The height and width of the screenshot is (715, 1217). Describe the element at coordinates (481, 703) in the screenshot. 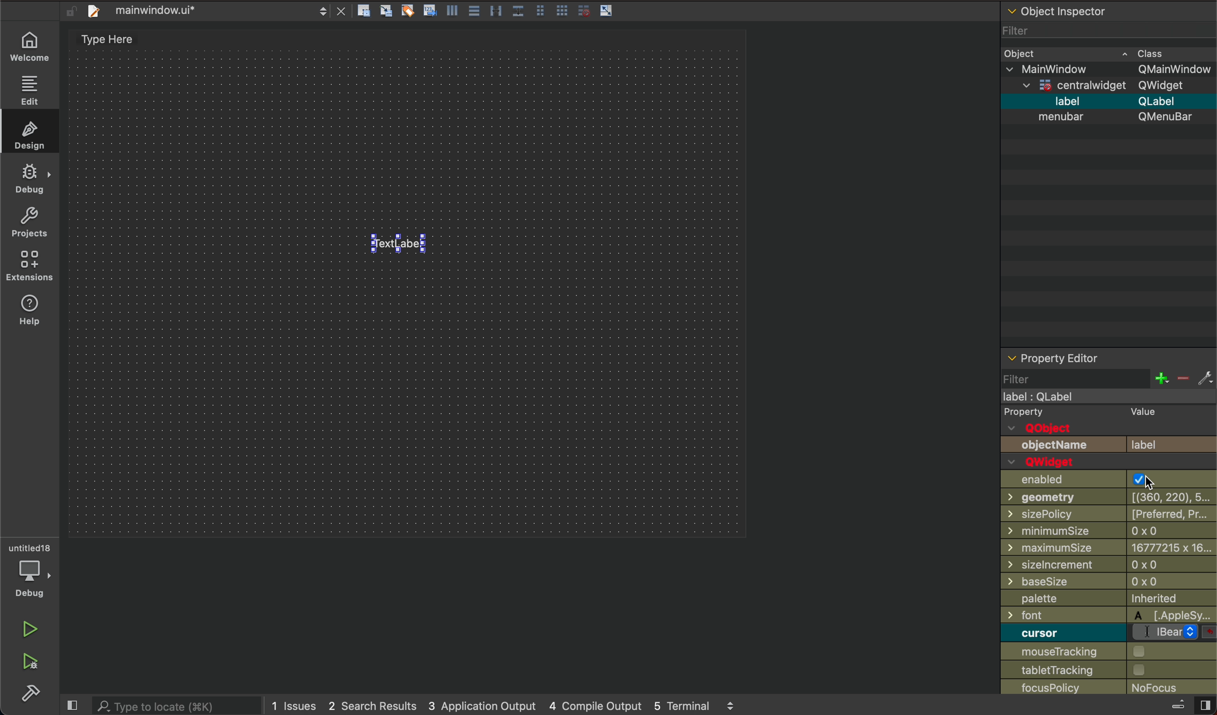

I see `3 application output` at that location.